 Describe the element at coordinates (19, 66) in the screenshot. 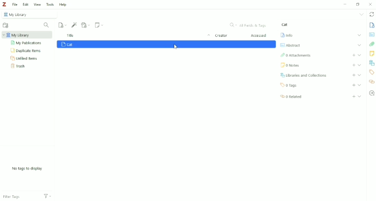

I see `Trash` at that location.